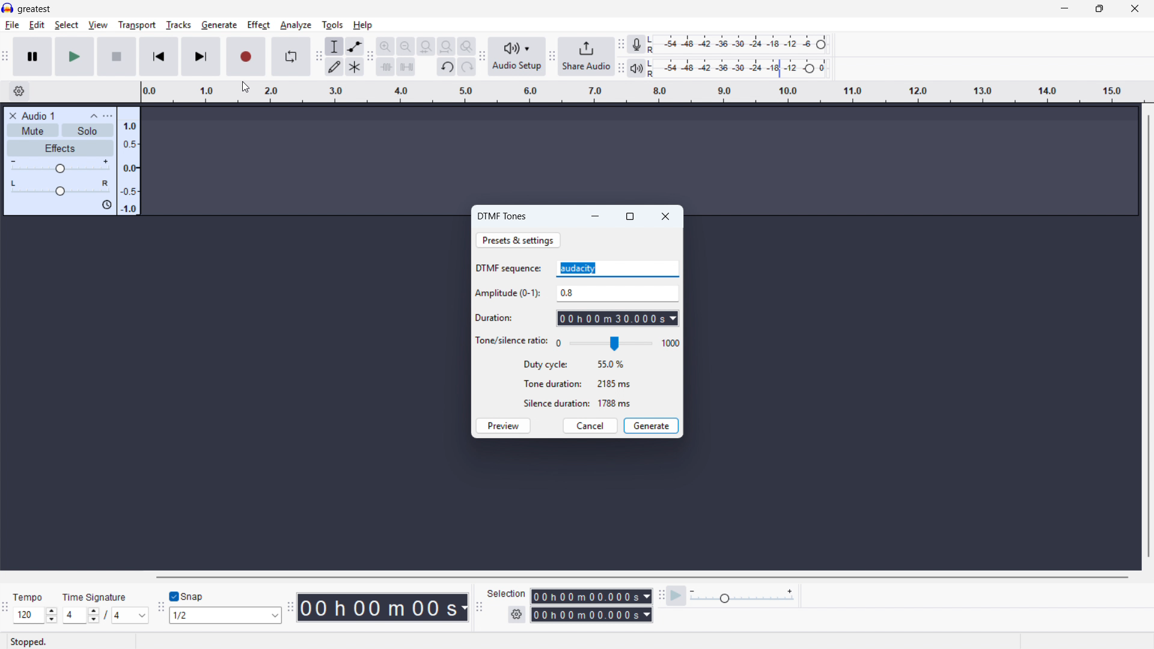 The image size is (1154, 649). I want to click on Selection settings , so click(516, 614).